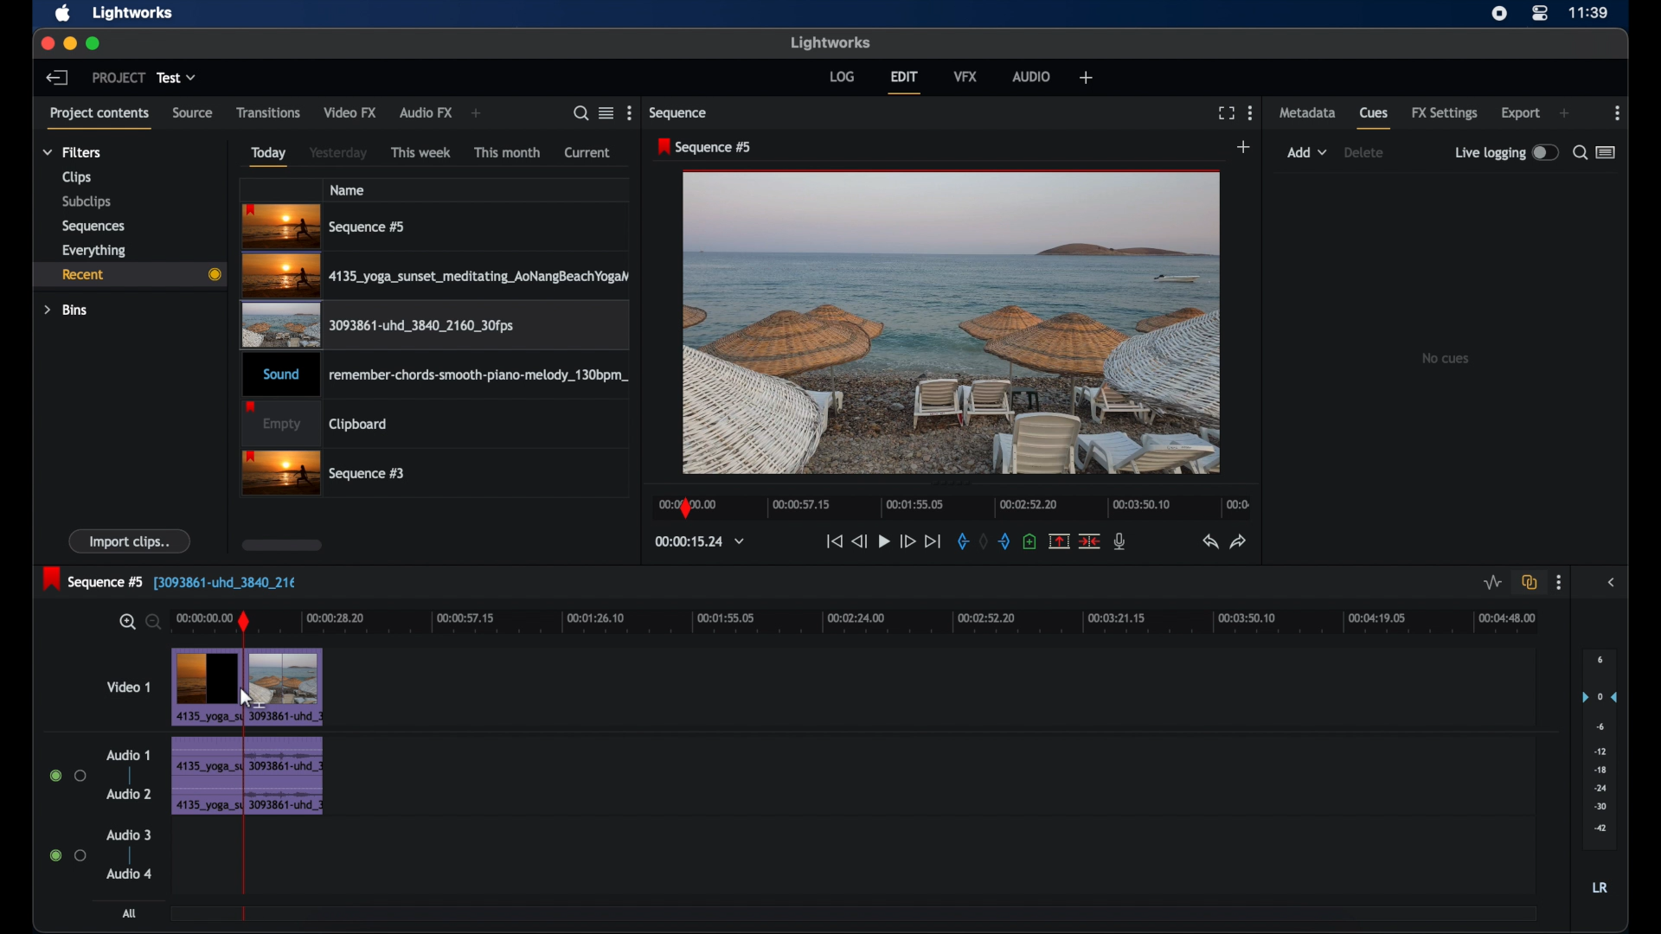 The width and height of the screenshot is (1661, 934). I want to click on add cue at current position, so click(1029, 541).